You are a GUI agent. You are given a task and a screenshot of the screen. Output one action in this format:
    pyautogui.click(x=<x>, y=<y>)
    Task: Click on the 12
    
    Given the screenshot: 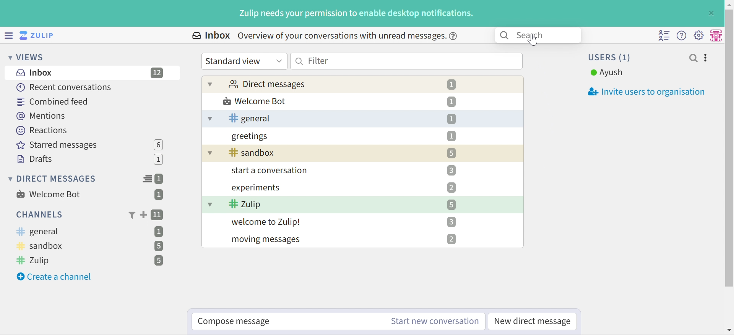 What is the action you would take?
    pyautogui.click(x=158, y=73)
    